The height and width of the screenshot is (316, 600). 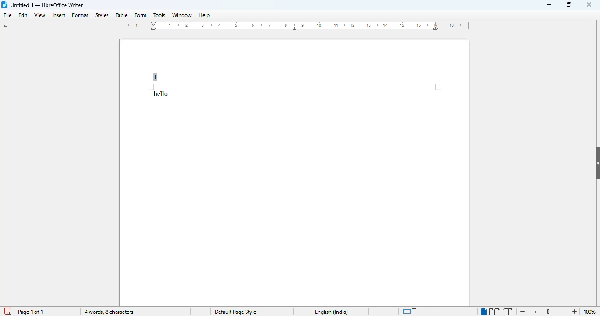 What do you see at coordinates (159, 15) in the screenshot?
I see `tools` at bounding box center [159, 15].